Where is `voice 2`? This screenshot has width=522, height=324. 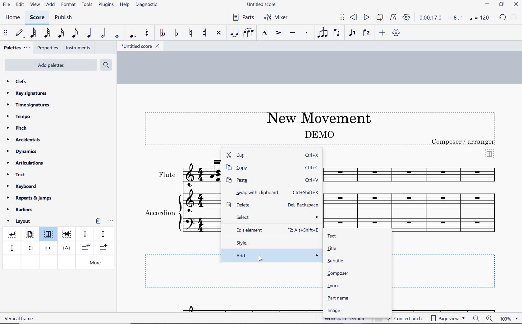 voice 2 is located at coordinates (367, 33).